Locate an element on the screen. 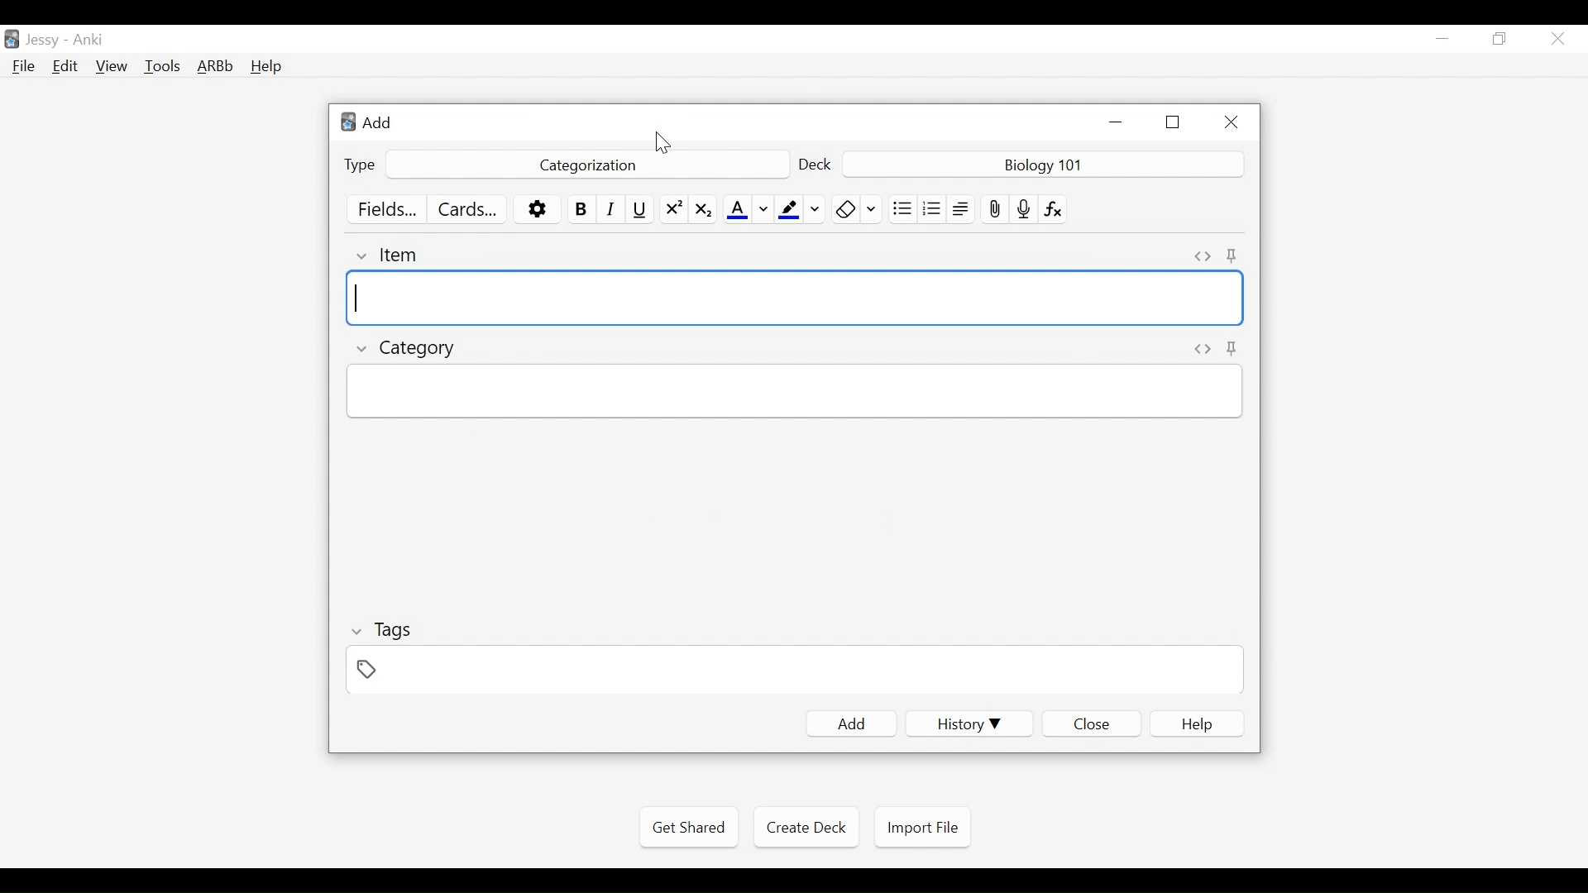 The width and height of the screenshot is (1588, 893). Toggle HTML Editor is located at coordinates (1203, 351).